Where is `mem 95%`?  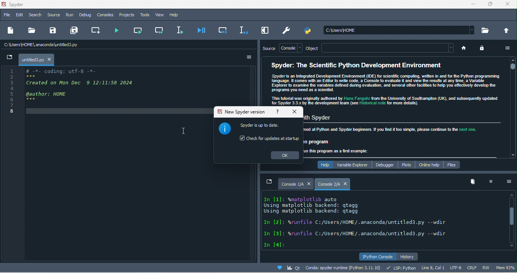 mem 95% is located at coordinates (505, 268).